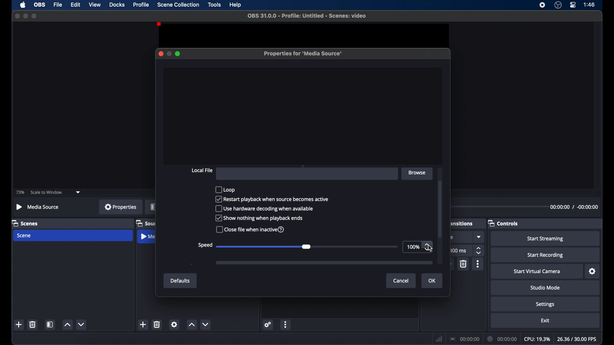 This screenshot has height=345, width=614. What do you see at coordinates (430, 248) in the screenshot?
I see `cursor` at bounding box center [430, 248].